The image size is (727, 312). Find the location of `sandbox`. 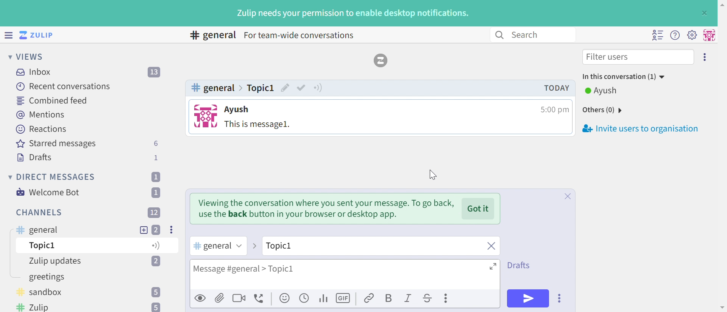

sandbox is located at coordinates (40, 247).